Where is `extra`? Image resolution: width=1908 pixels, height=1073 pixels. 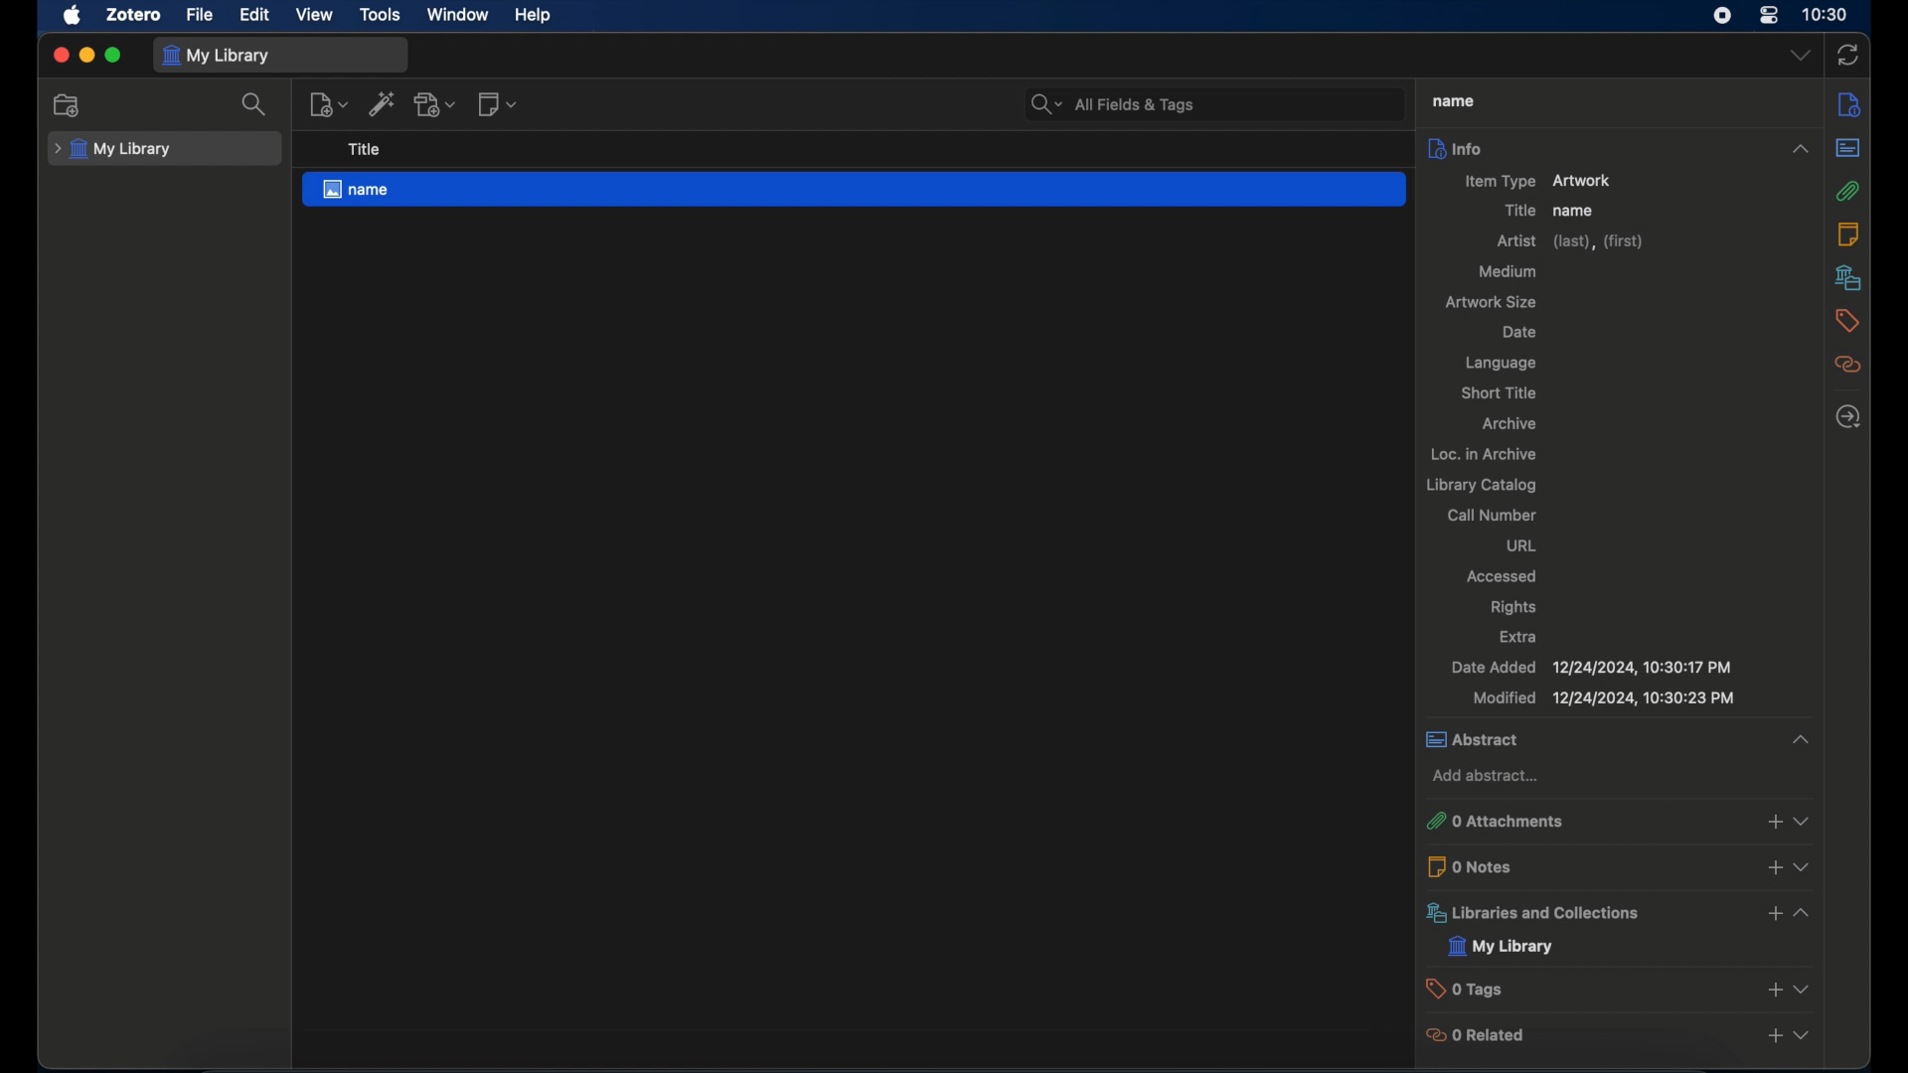 extra is located at coordinates (1518, 637).